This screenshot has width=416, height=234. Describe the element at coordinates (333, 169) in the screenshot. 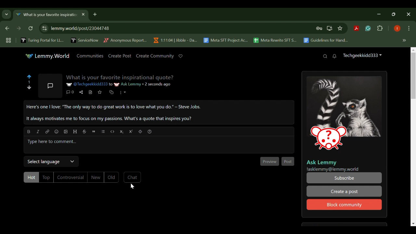

I see `!asklemmy@lemmy.world` at that location.